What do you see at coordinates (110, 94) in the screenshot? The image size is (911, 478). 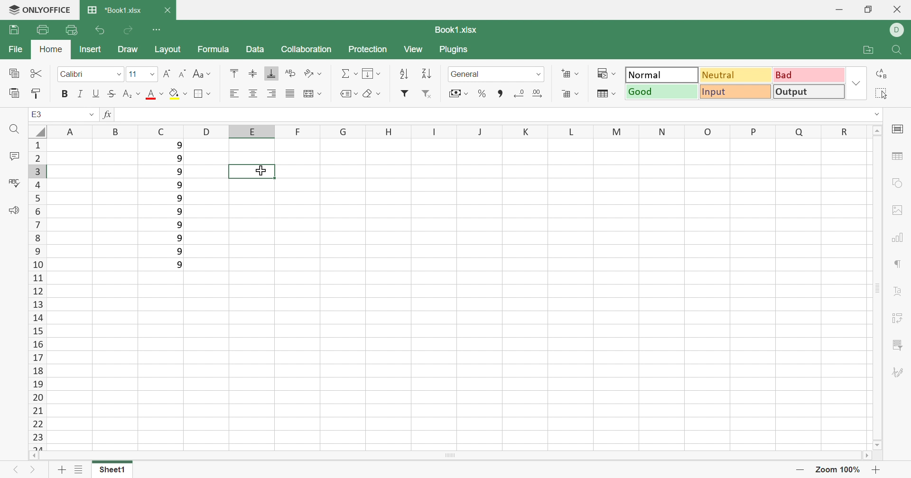 I see `Strikethrough` at bounding box center [110, 94].